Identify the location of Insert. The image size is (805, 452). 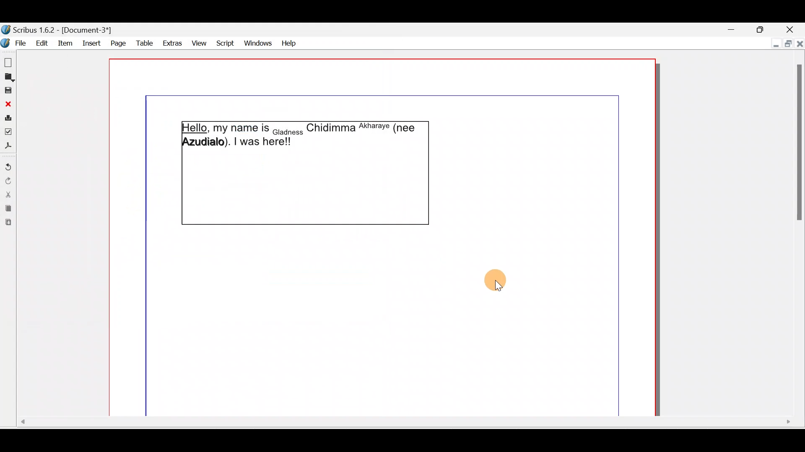
(91, 43).